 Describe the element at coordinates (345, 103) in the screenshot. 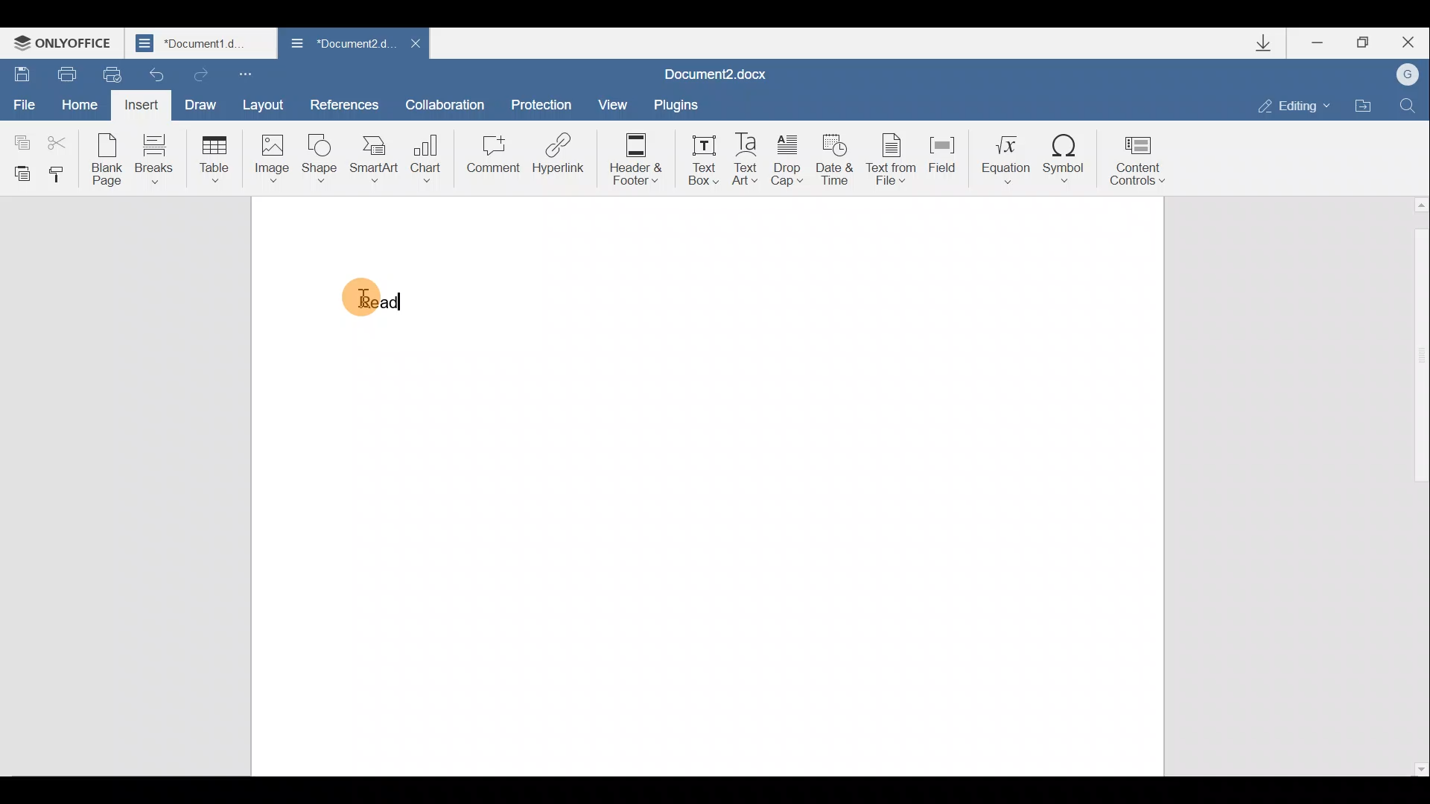

I see `References` at that location.